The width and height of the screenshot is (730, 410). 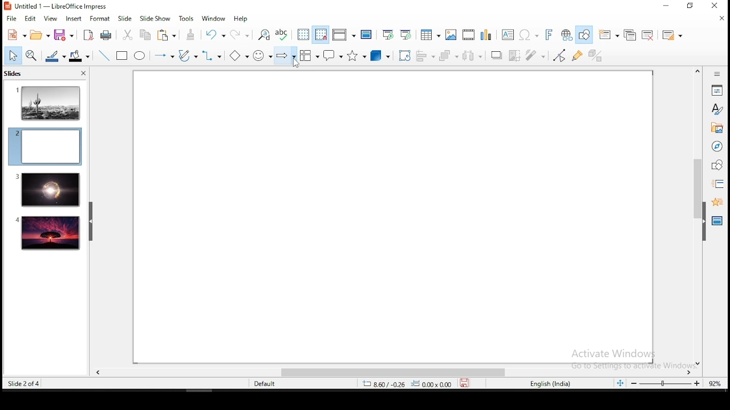 What do you see at coordinates (187, 19) in the screenshot?
I see `tools` at bounding box center [187, 19].